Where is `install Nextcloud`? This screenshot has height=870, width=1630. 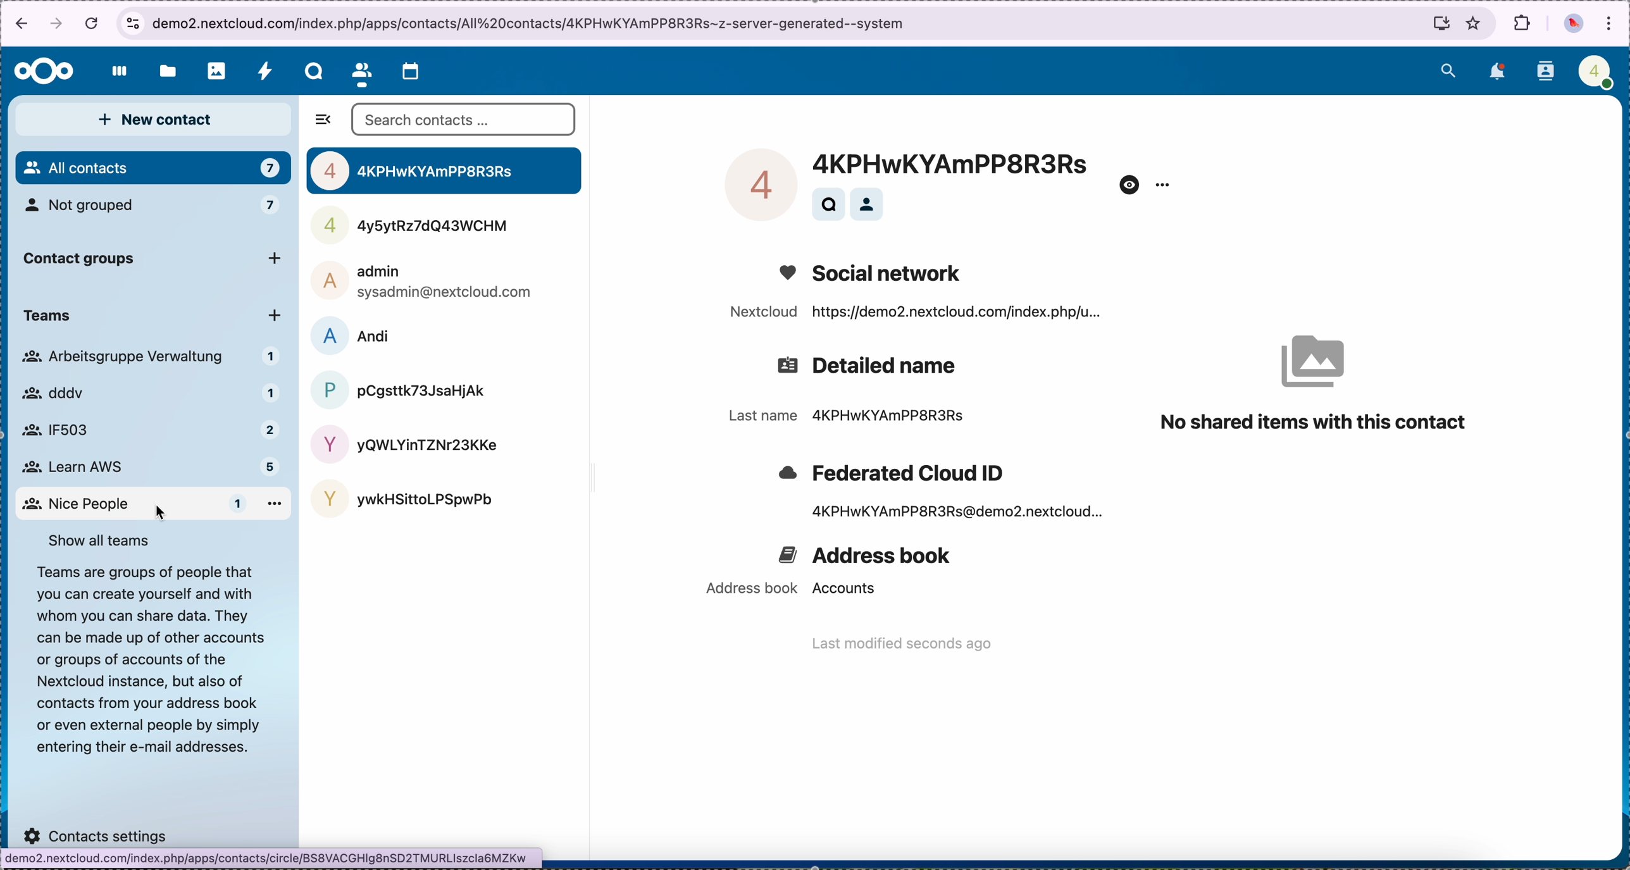
install Nextcloud is located at coordinates (1435, 22).